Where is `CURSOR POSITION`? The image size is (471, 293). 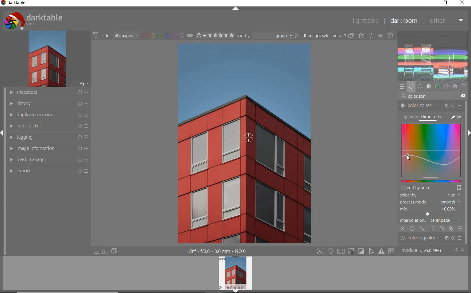
CURSOR POSITION is located at coordinates (406, 140).